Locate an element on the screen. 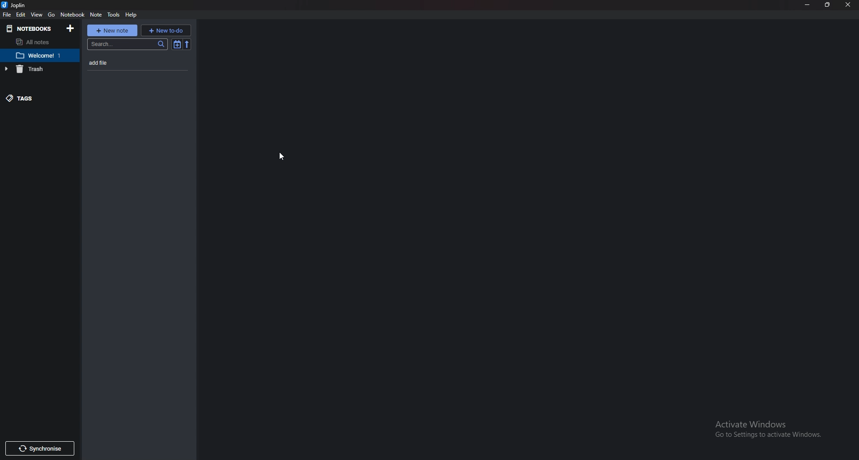 The image size is (859, 460). reverse sort order is located at coordinates (188, 44).